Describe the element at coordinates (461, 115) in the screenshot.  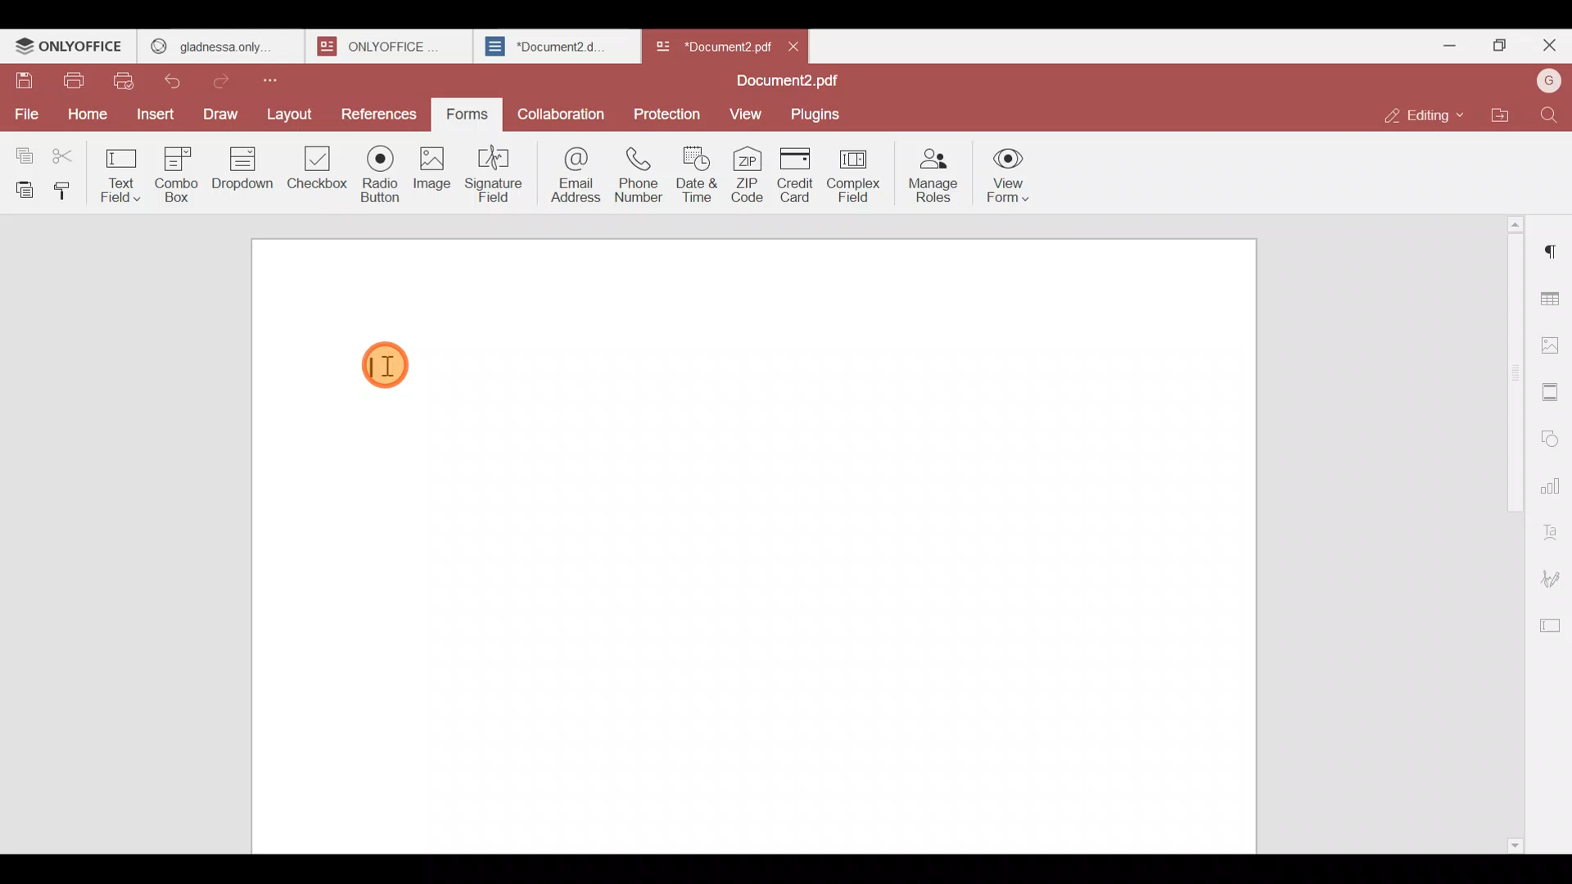
I see `Forms` at that location.